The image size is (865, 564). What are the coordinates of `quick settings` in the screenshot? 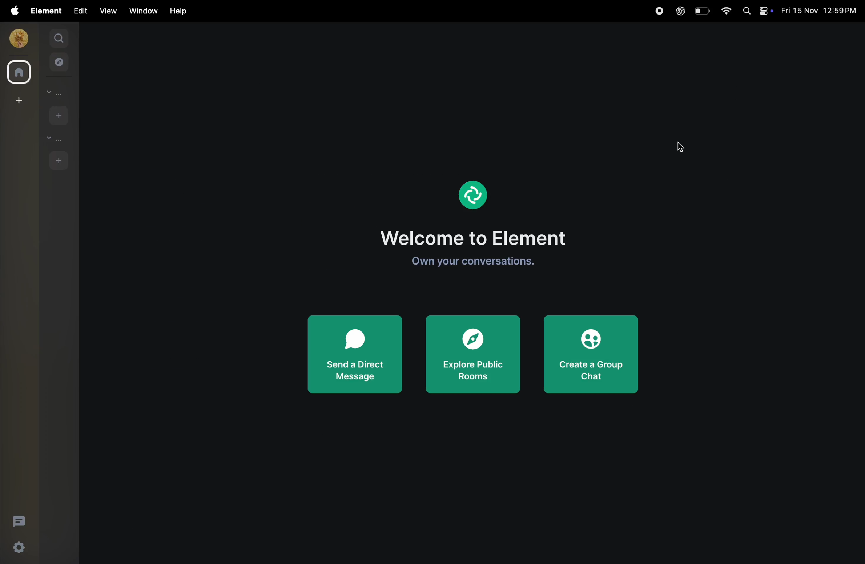 It's located at (23, 548).